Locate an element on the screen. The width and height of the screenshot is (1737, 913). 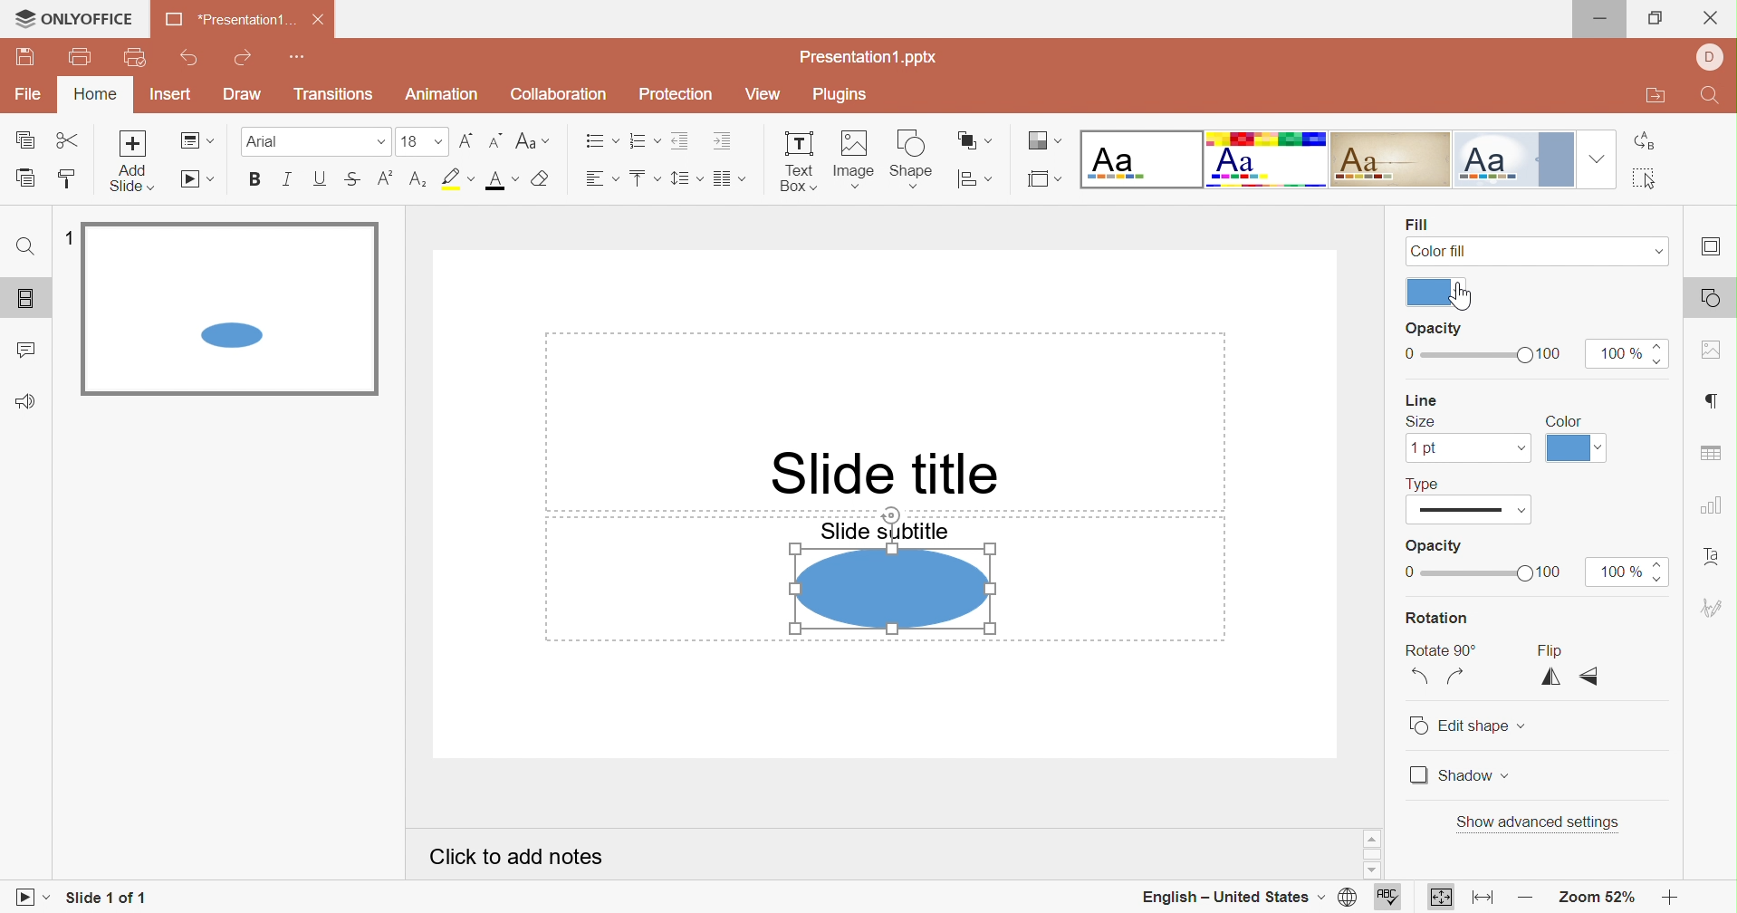
Customize Quick Access Toolbar is located at coordinates (300, 60).